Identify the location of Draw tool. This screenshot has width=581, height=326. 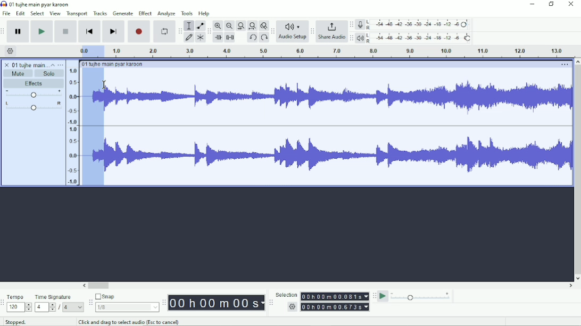
(189, 38).